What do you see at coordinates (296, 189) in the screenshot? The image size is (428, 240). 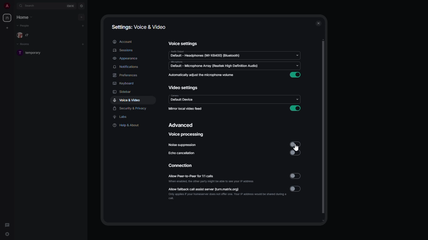 I see `disabled` at bounding box center [296, 189].